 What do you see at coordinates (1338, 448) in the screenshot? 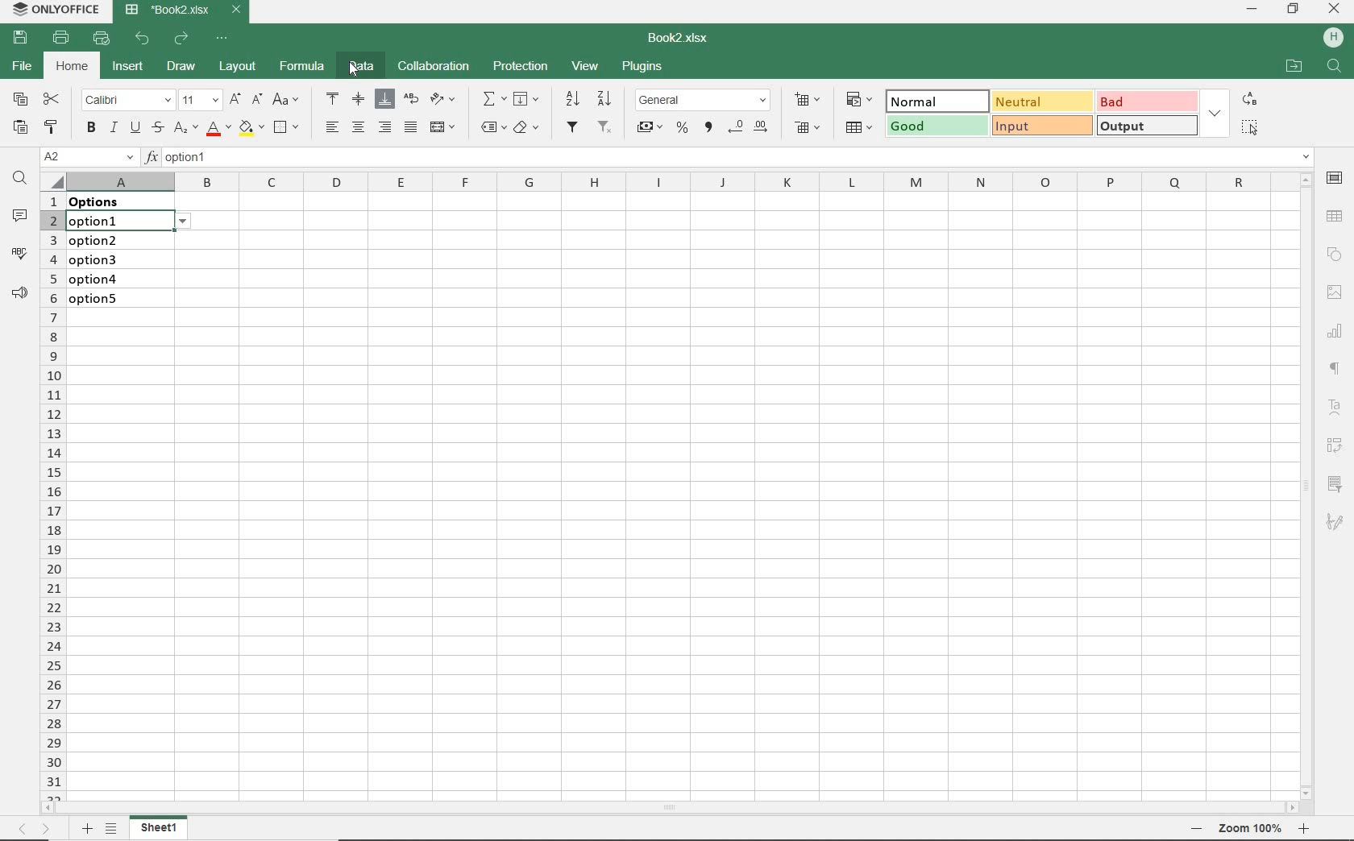
I see `PIVOT TABLE` at bounding box center [1338, 448].